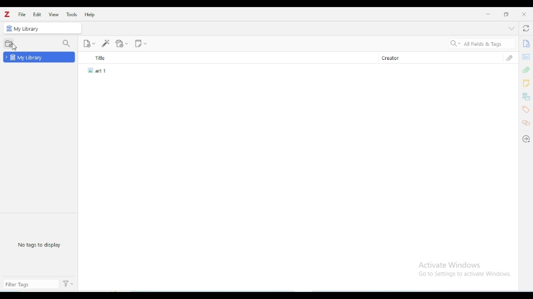  Describe the element at coordinates (526, 110) in the screenshot. I see `tags` at that location.